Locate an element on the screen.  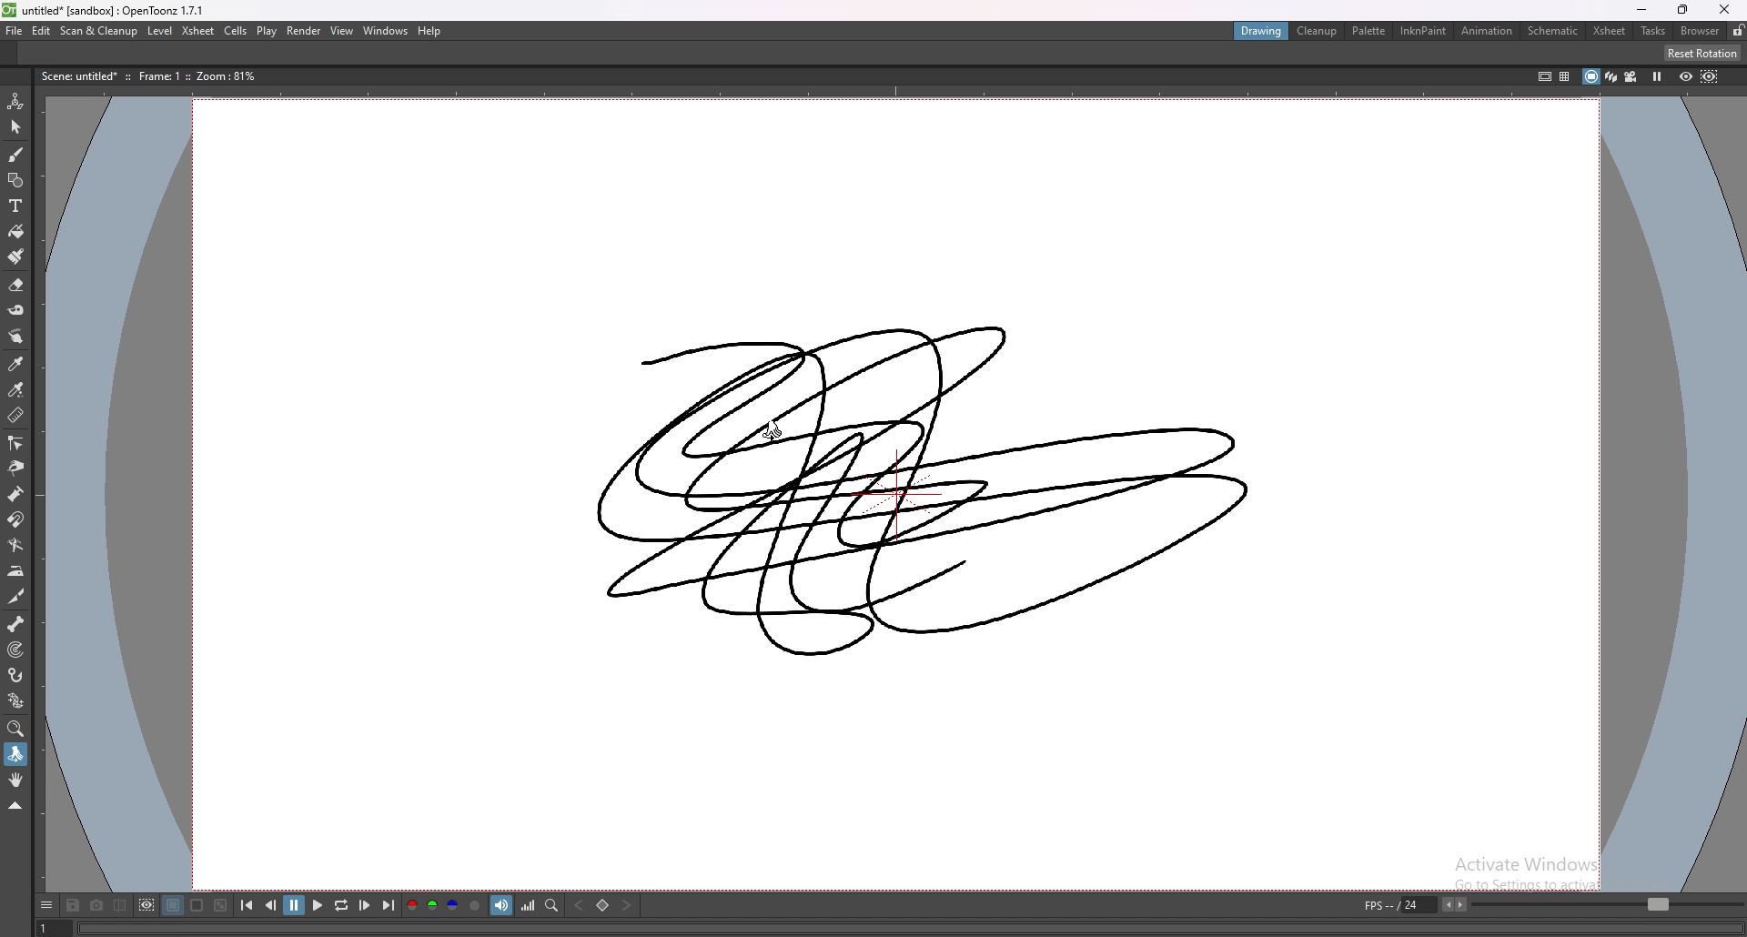
hook is located at coordinates (15, 674).